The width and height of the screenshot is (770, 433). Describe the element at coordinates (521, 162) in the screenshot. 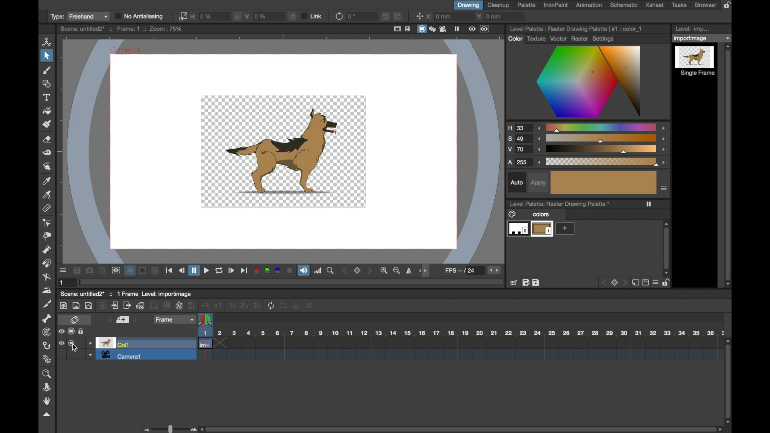

I see `A` at that location.